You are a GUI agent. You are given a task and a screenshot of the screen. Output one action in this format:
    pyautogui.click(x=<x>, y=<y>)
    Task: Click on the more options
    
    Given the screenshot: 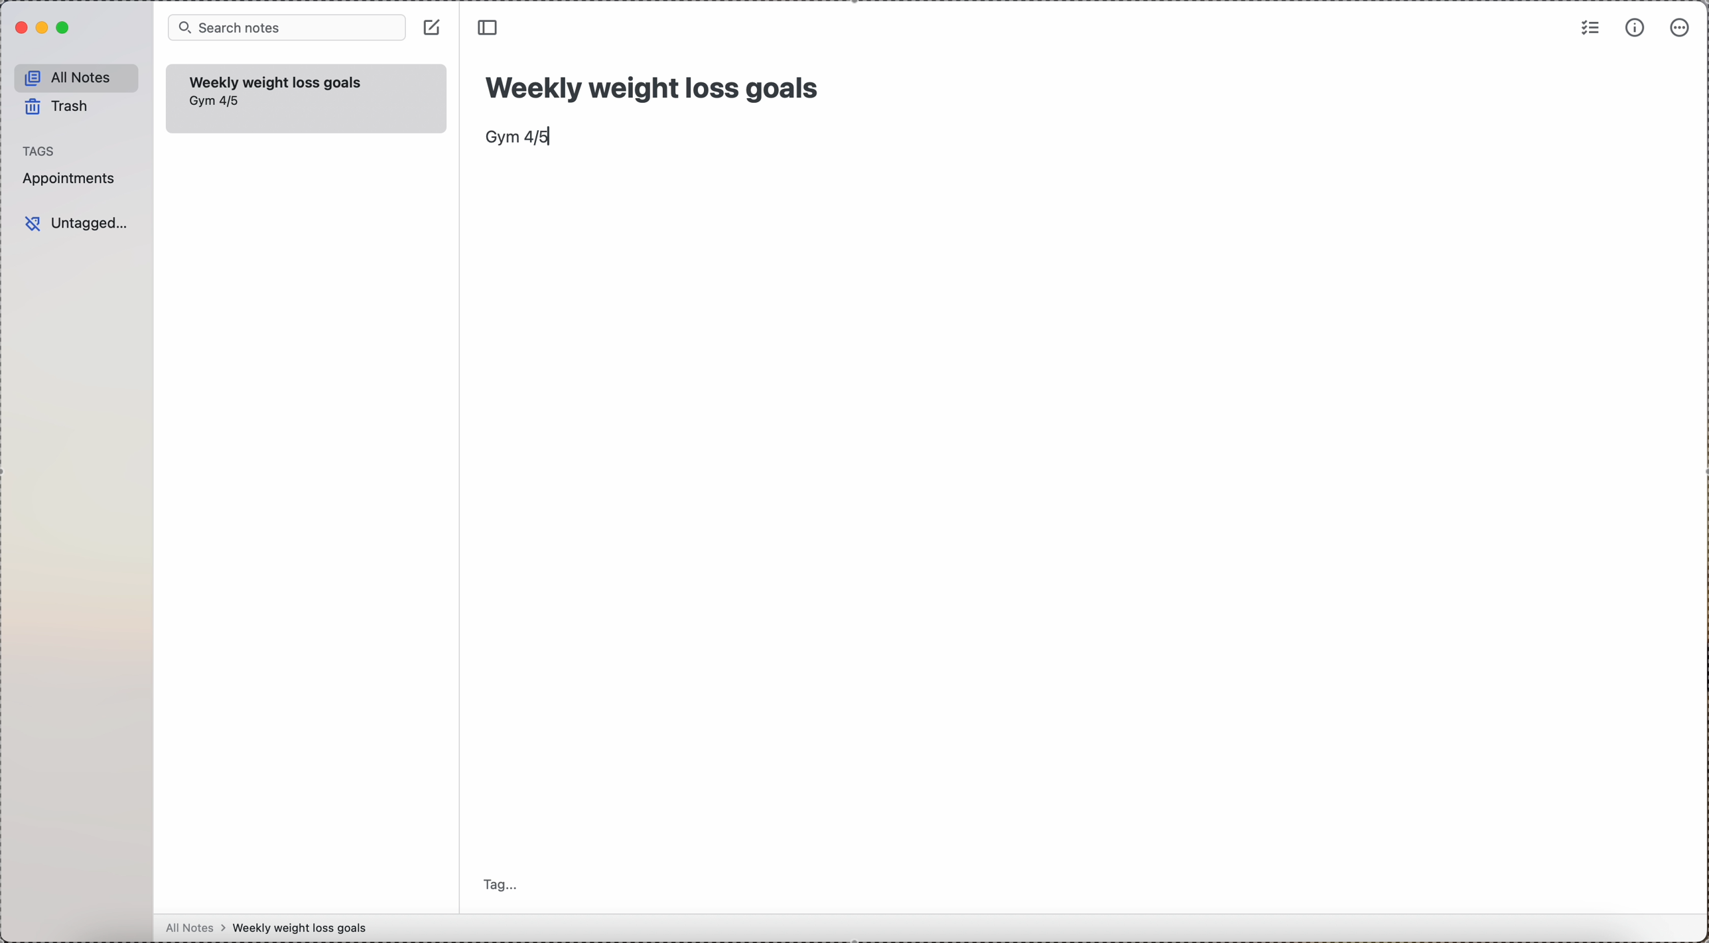 What is the action you would take?
    pyautogui.click(x=1682, y=27)
    